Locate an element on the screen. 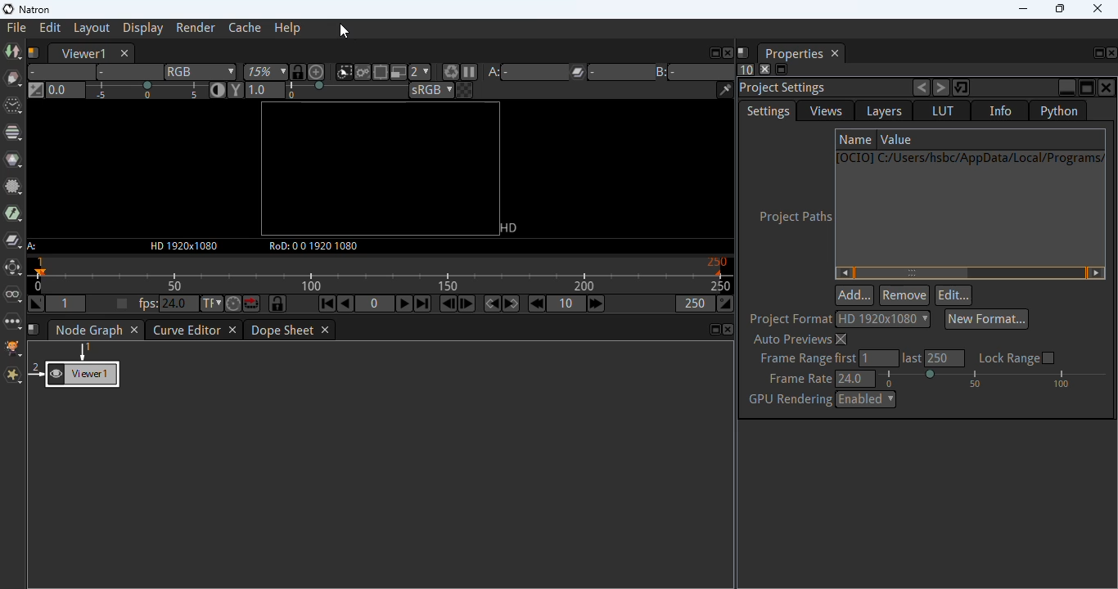 Image resolution: width=1118 pixels, height=589 pixels. GPU rendering enabled is located at coordinates (790, 399).